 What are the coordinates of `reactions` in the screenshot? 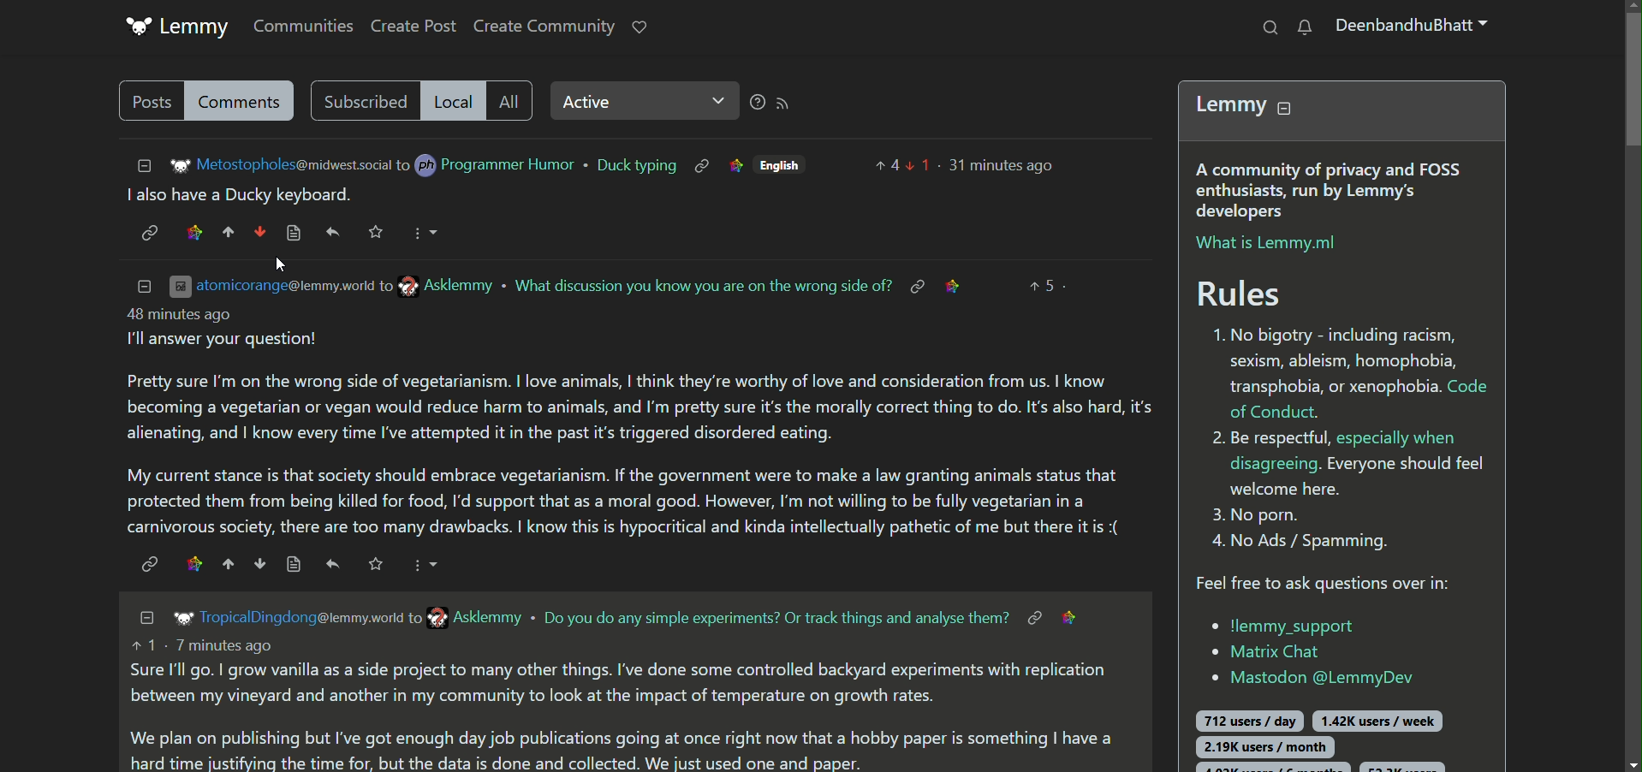 It's located at (900, 164).